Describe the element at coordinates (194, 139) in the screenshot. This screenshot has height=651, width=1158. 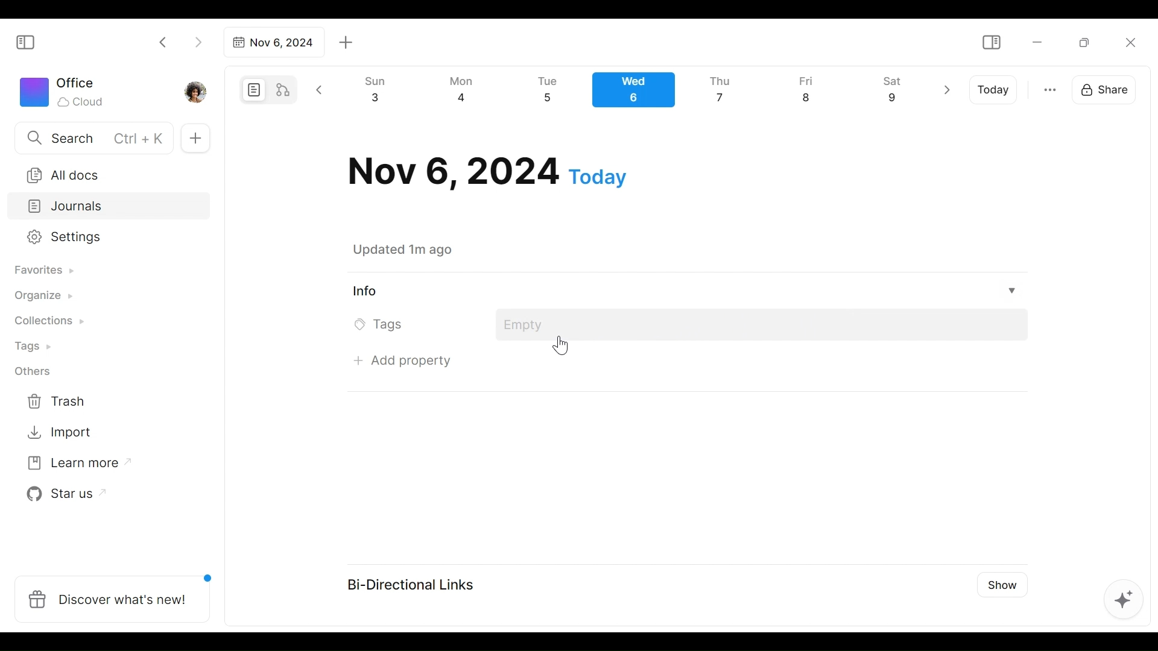
I see `Add new ` at that location.